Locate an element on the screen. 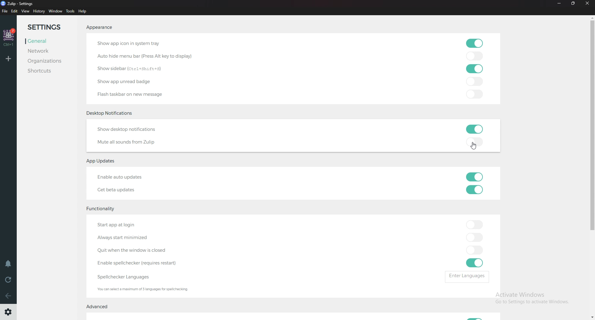 The height and width of the screenshot is (320, 595). toggle is located at coordinates (477, 82).